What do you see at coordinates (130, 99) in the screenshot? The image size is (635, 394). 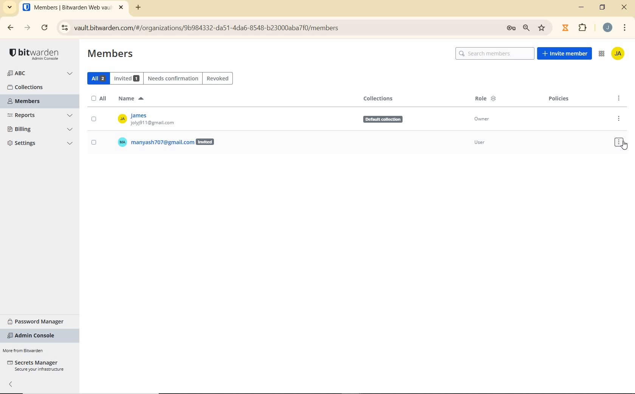 I see `NAME` at bounding box center [130, 99].